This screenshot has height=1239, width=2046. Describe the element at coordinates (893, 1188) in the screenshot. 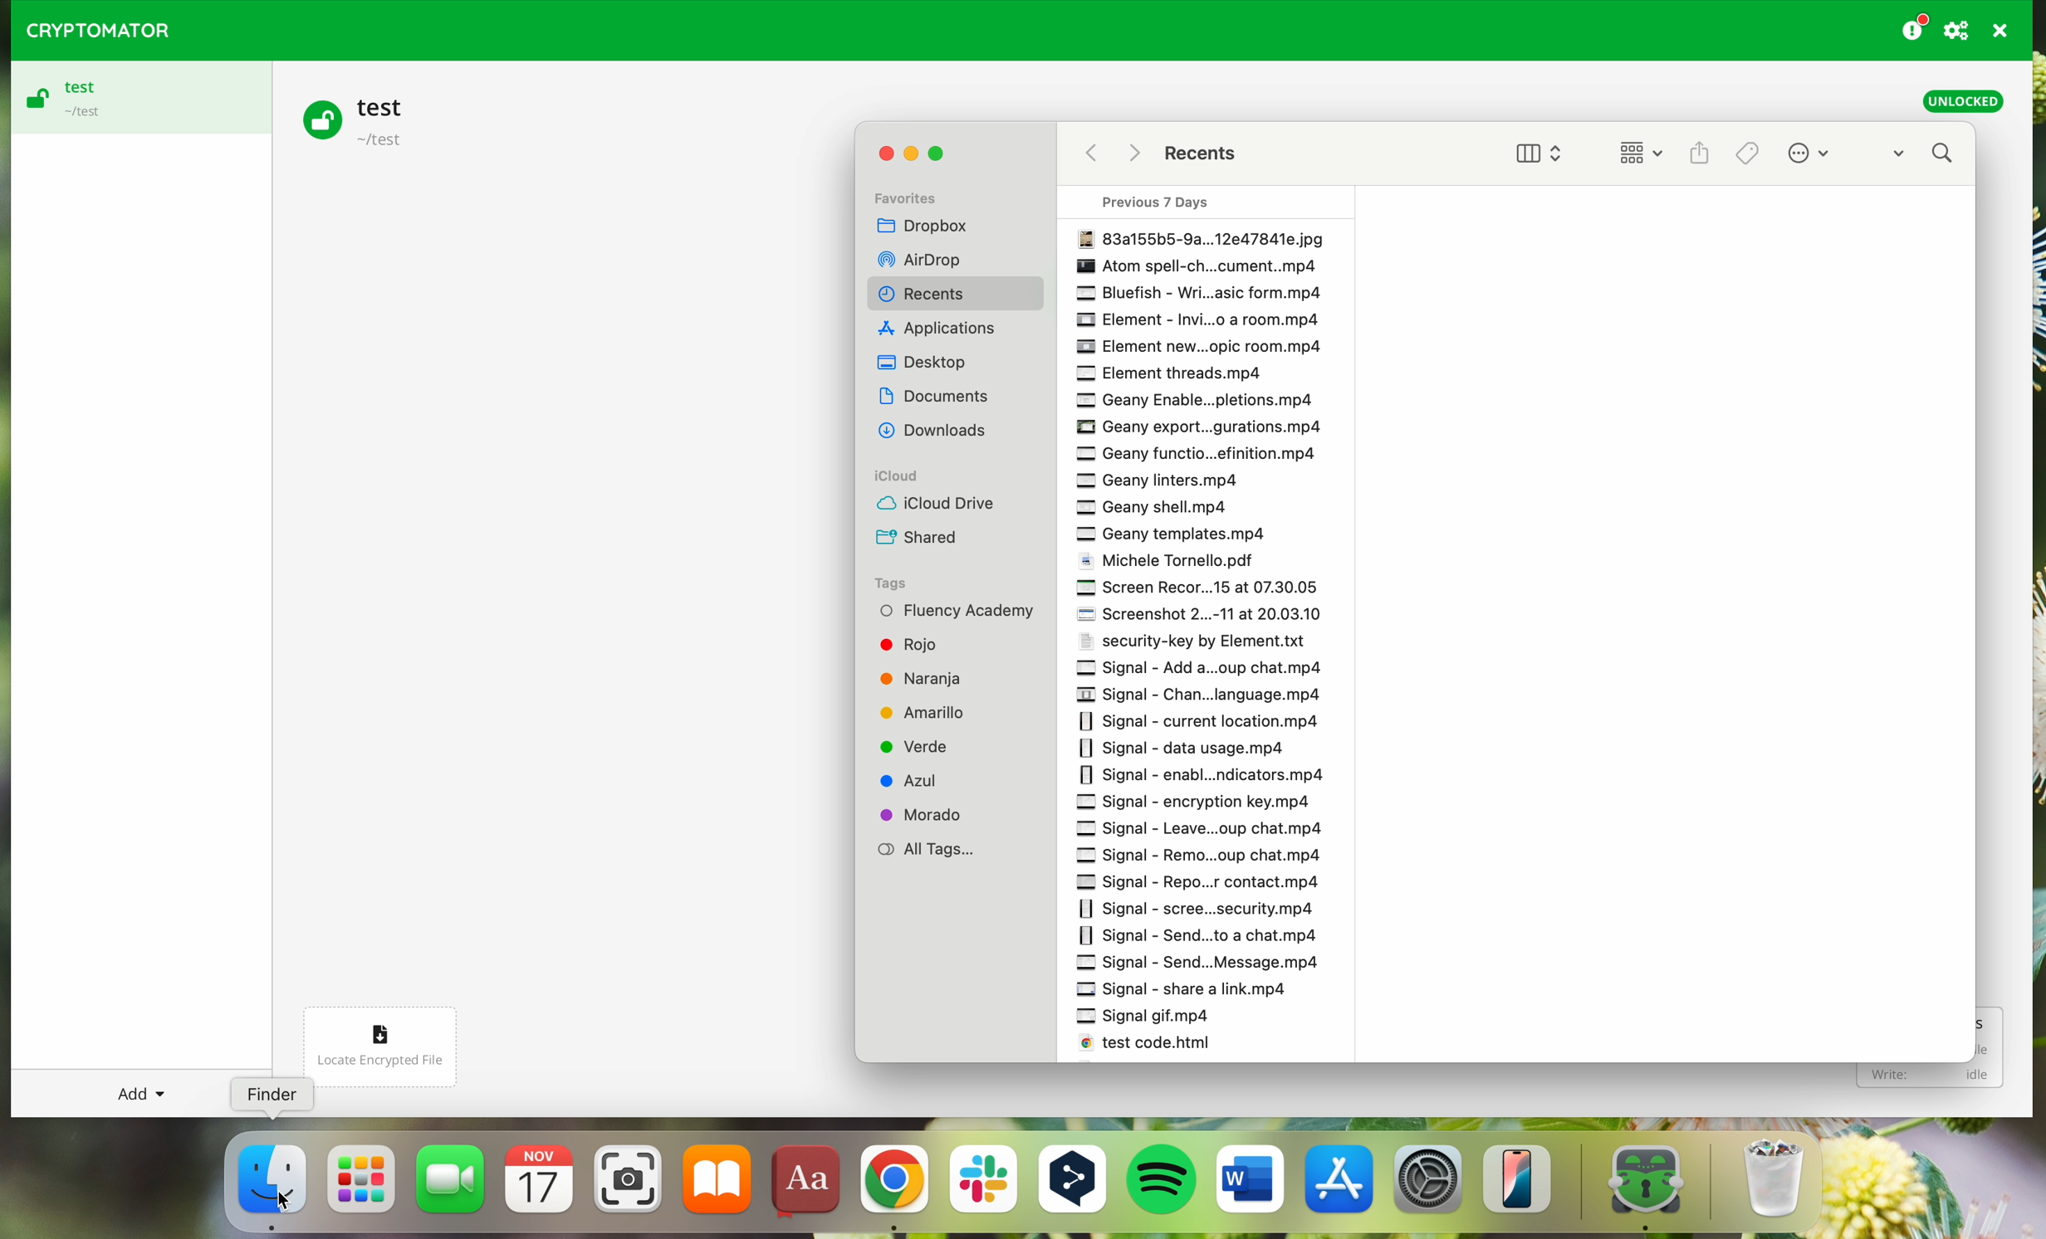

I see `Google Chrome` at that location.